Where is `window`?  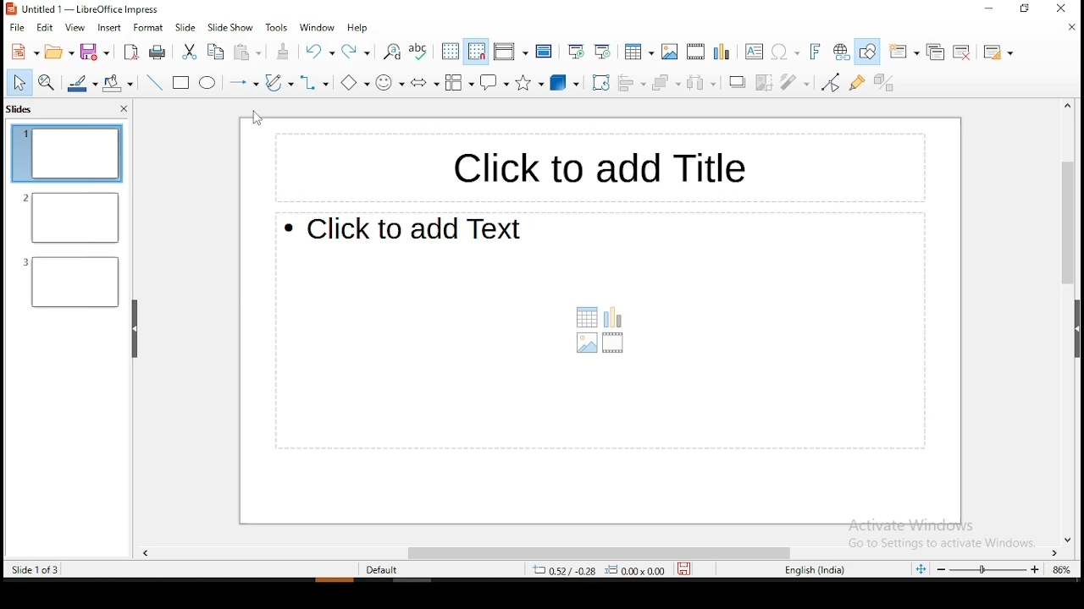 window is located at coordinates (318, 30).